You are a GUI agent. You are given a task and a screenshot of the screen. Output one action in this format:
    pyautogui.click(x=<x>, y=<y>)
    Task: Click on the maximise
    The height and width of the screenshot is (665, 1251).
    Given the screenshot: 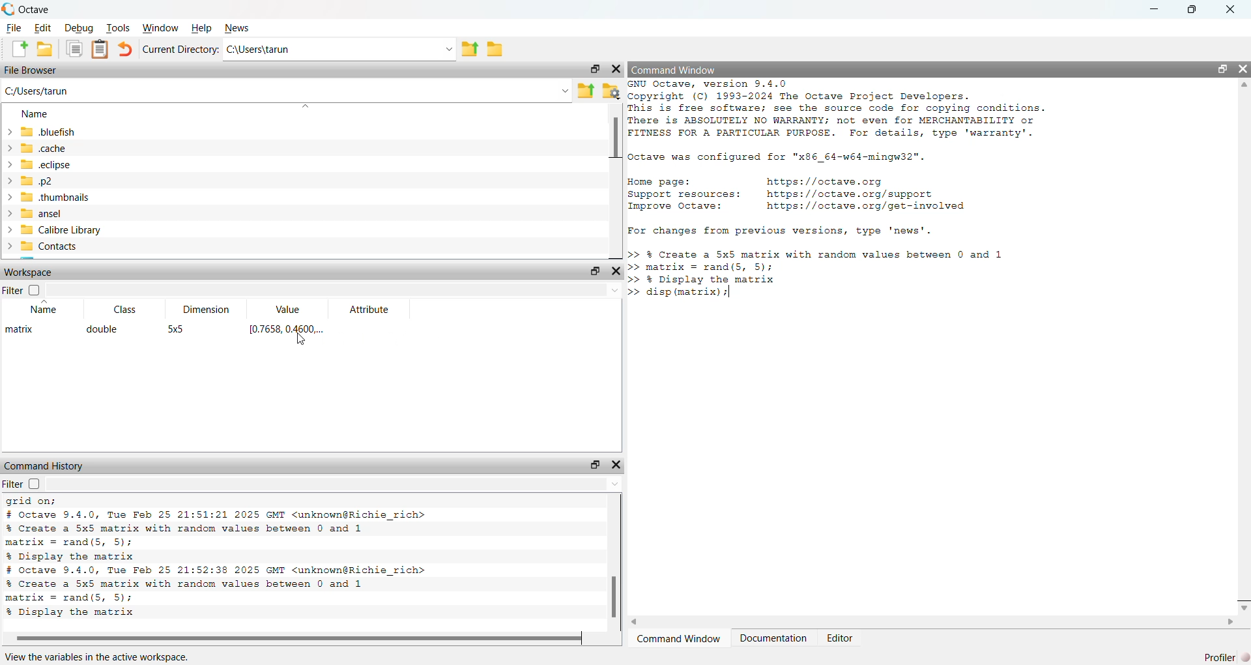 What is the action you would take?
    pyautogui.click(x=592, y=464)
    